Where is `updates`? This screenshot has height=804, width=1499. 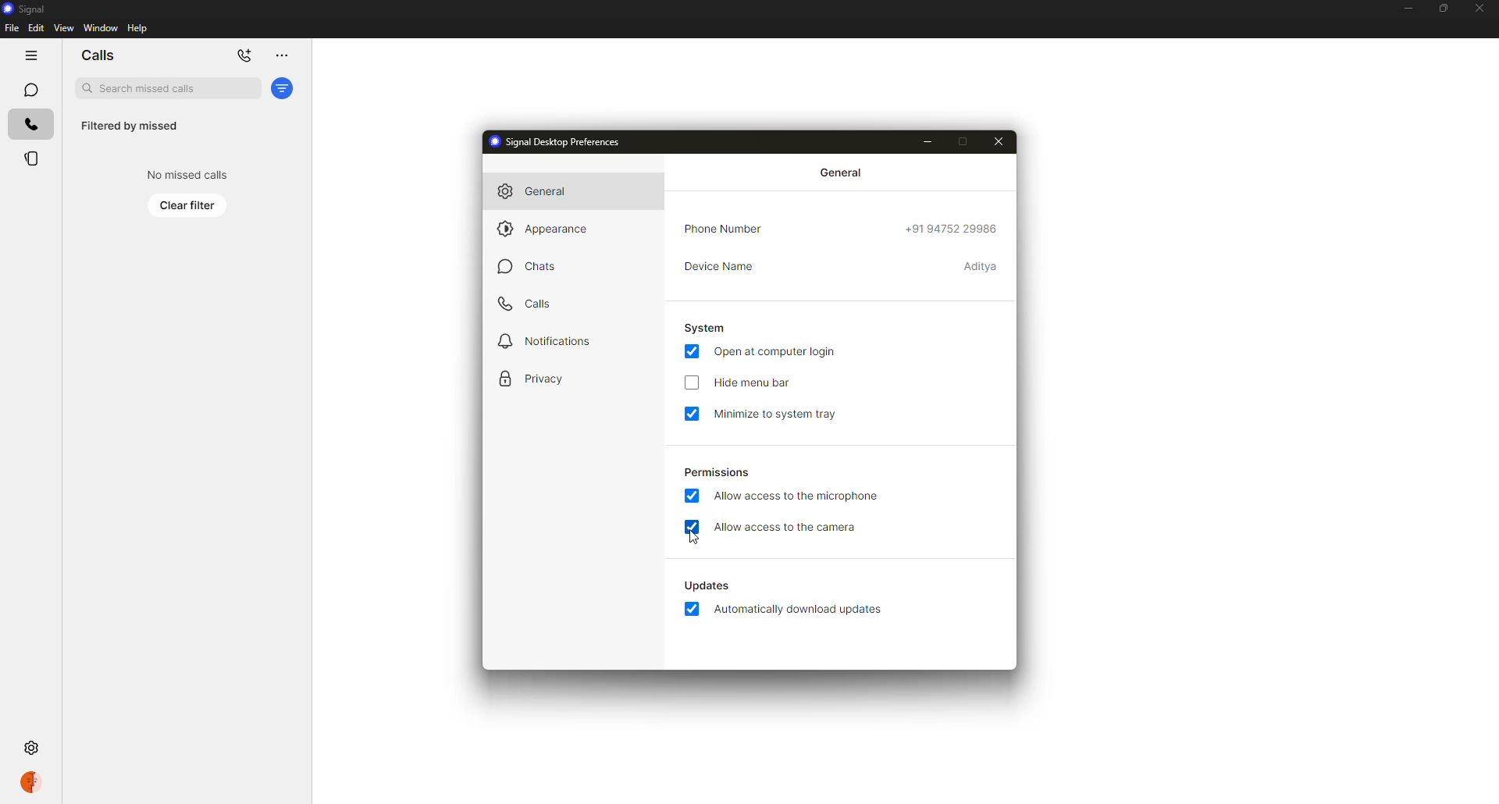
updates is located at coordinates (706, 584).